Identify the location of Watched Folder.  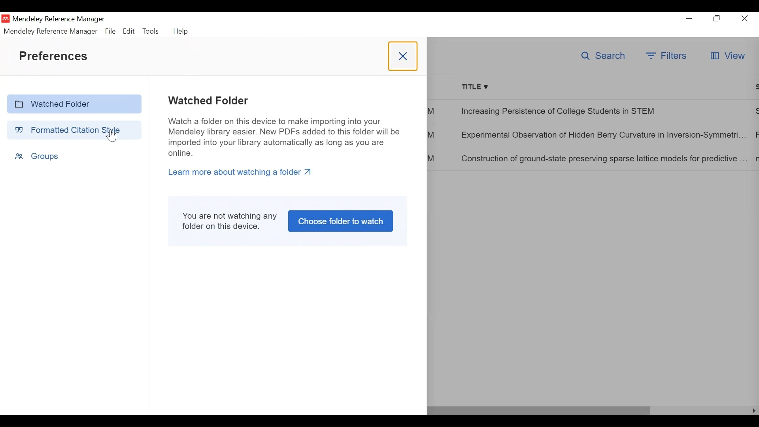
(74, 104).